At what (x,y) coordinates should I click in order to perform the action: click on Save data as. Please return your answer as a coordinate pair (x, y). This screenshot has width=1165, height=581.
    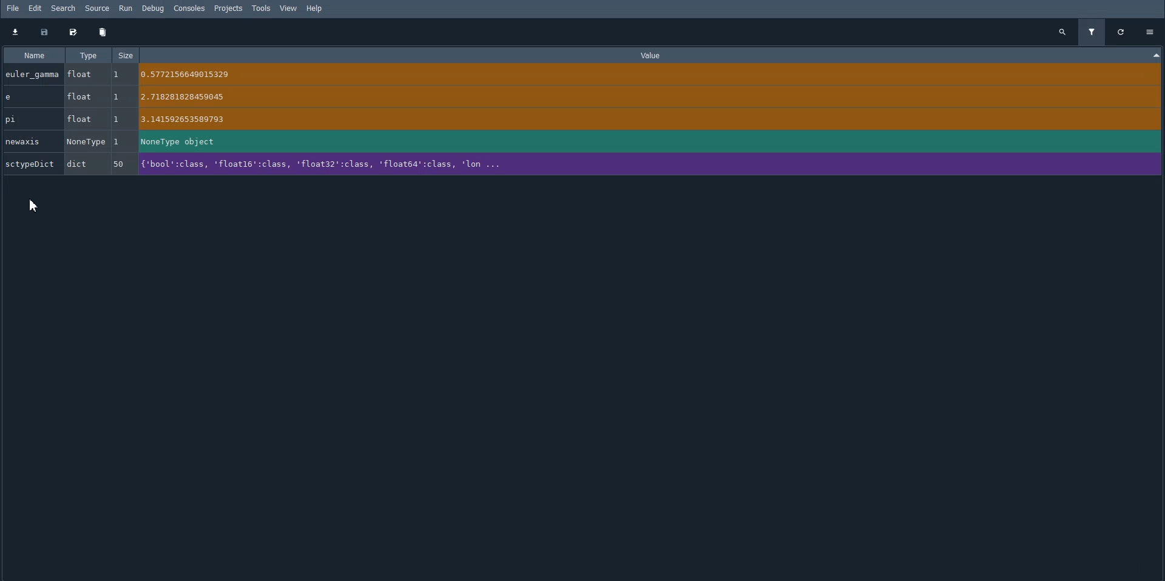
    Looking at the image, I should click on (73, 33).